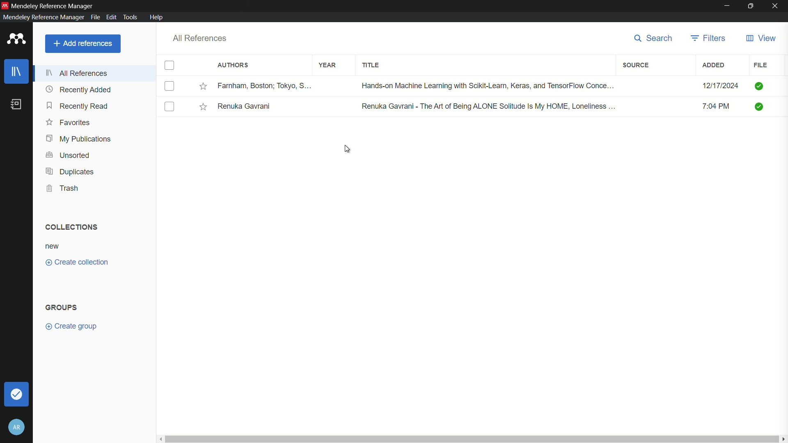 Image resolution: width=788 pixels, height=443 pixels. What do you see at coordinates (42, 17) in the screenshot?
I see `mendeley reference manager` at bounding box center [42, 17].